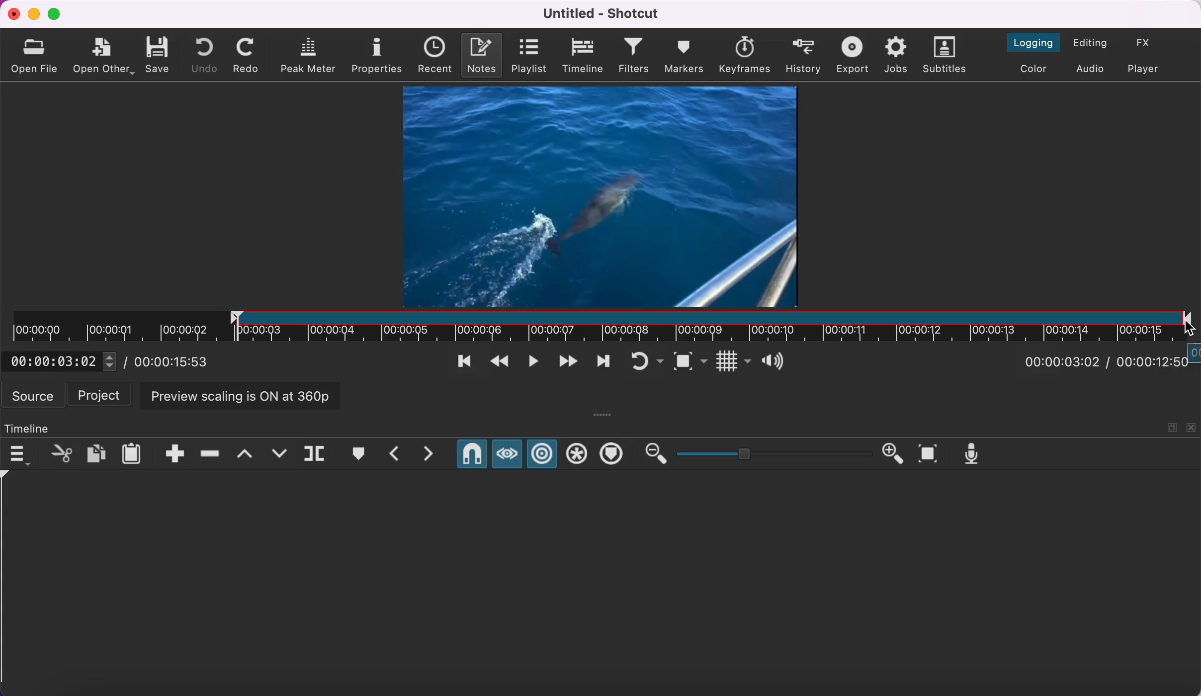 Image resolution: width=1201 pixels, height=696 pixels. What do you see at coordinates (604, 414) in the screenshot?
I see `more` at bounding box center [604, 414].